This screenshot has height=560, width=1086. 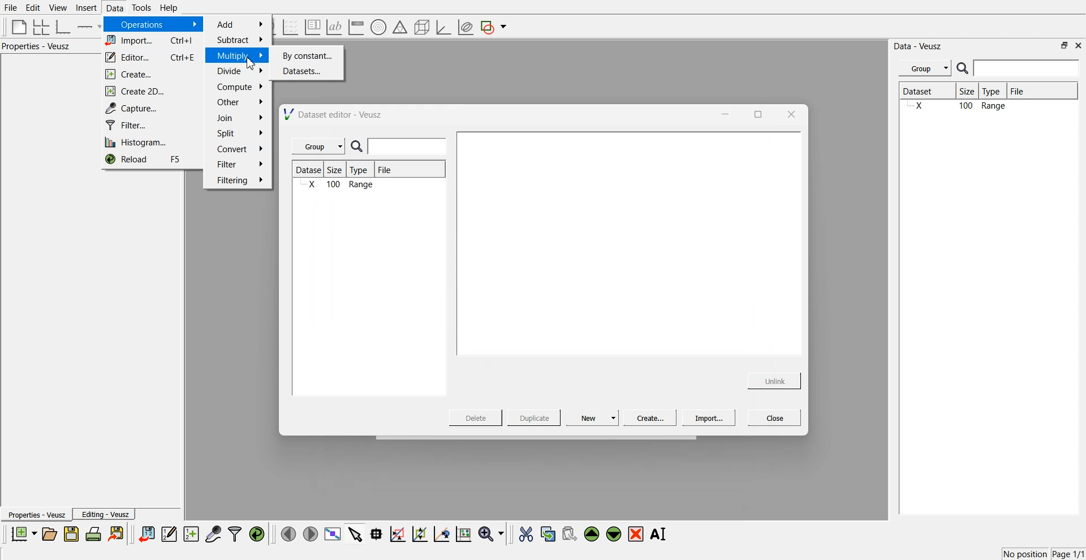 I want to click on 3d graph, so click(x=443, y=28).